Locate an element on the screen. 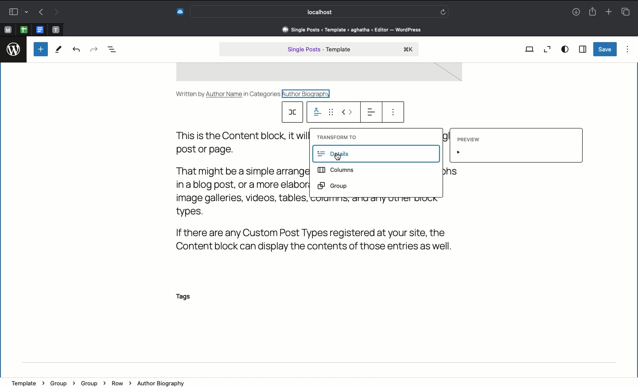 The image size is (638, 388). Transform to is located at coordinates (336, 137).